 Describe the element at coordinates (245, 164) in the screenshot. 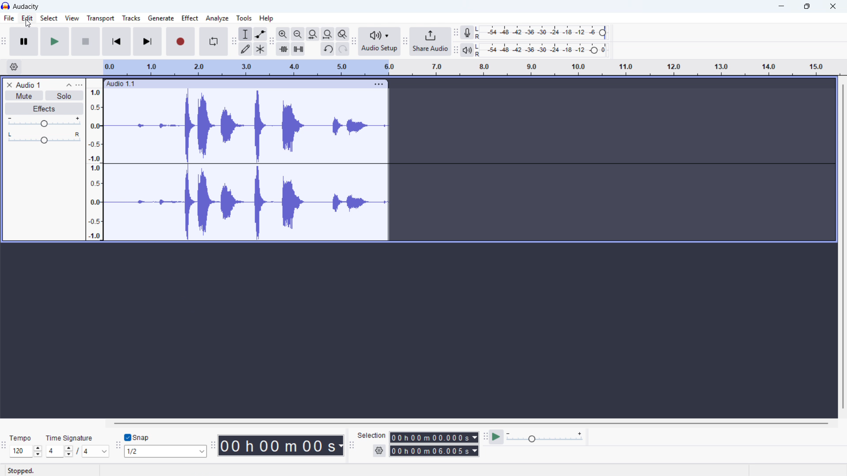

I see `track waveform` at that location.